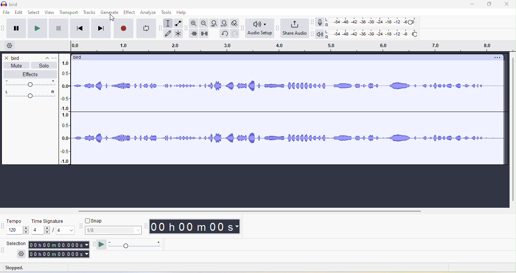 Image resolution: width=516 pixels, height=273 pixels. Describe the element at coordinates (136, 245) in the screenshot. I see `play at speed` at that location.